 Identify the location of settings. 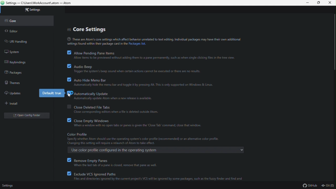
(33, 9).